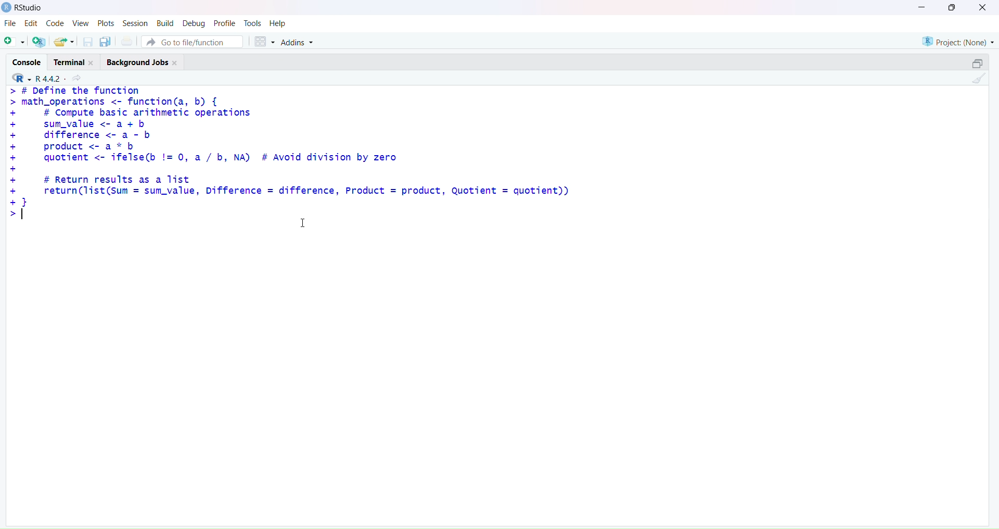 The height and width of the screenshot is (529, 999). What do you see at coordinates (54, 24) in the screenshot?
I see `Code` at bounding box center [54, 24].